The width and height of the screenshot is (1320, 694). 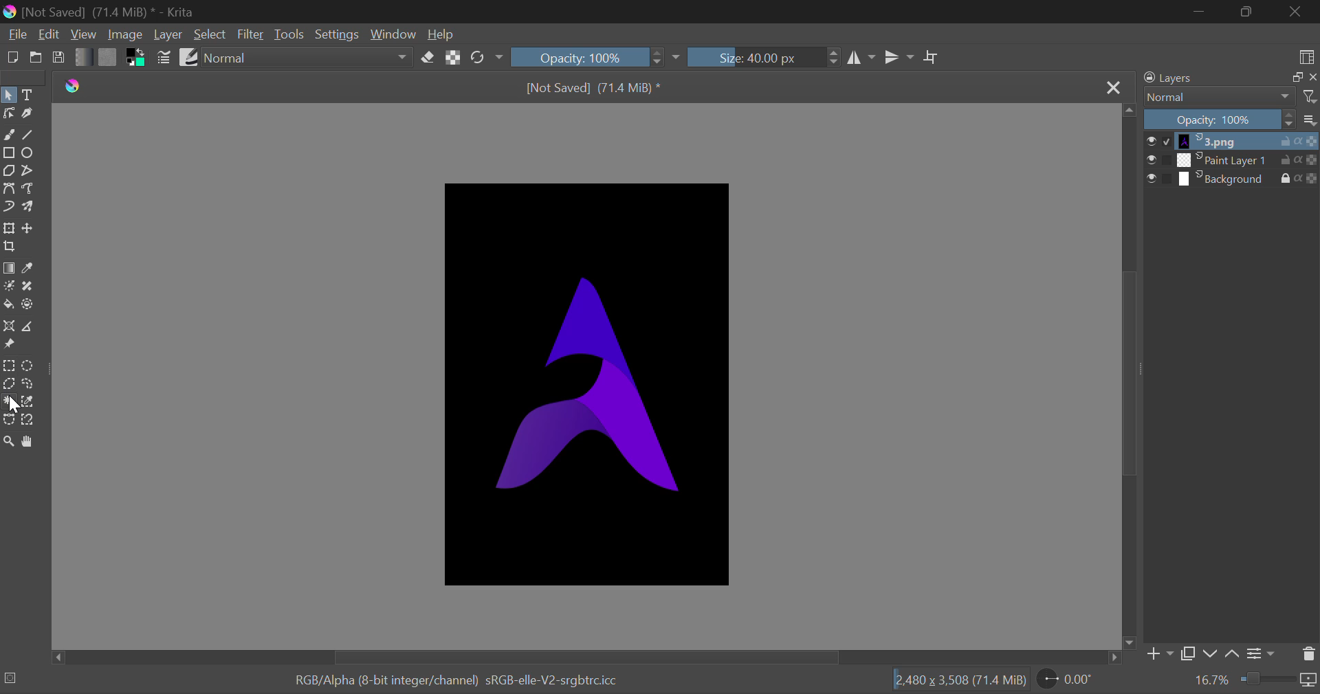 I want to click on Opacity, so click(x=1218, y=120).